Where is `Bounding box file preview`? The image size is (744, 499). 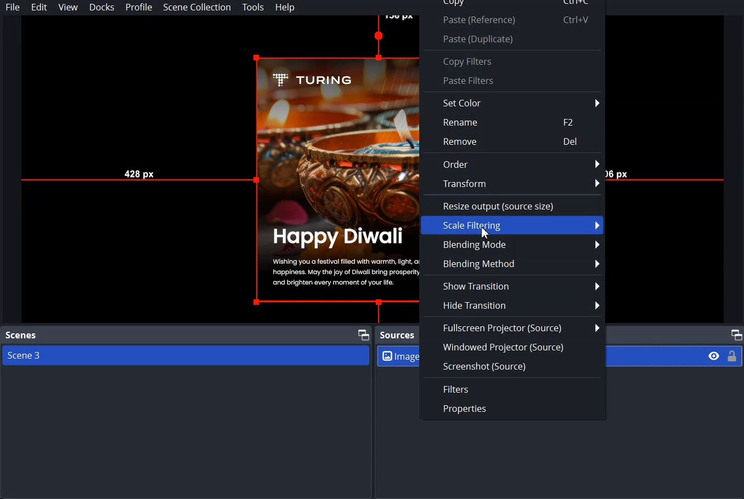
Bounding box file preview is located at coordinates (213, 169).